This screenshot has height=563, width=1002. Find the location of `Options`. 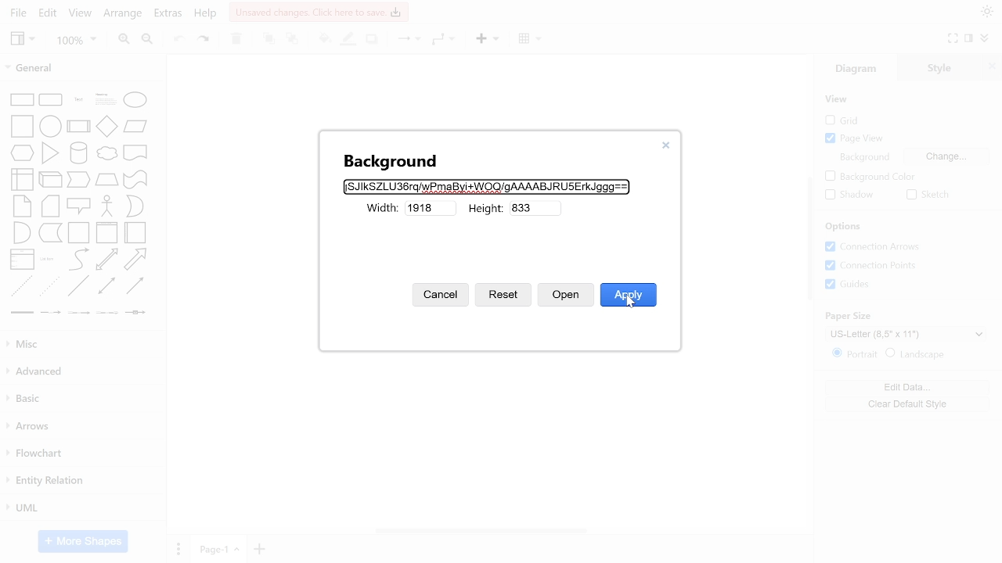

Options is located at coordinates (844, 227).